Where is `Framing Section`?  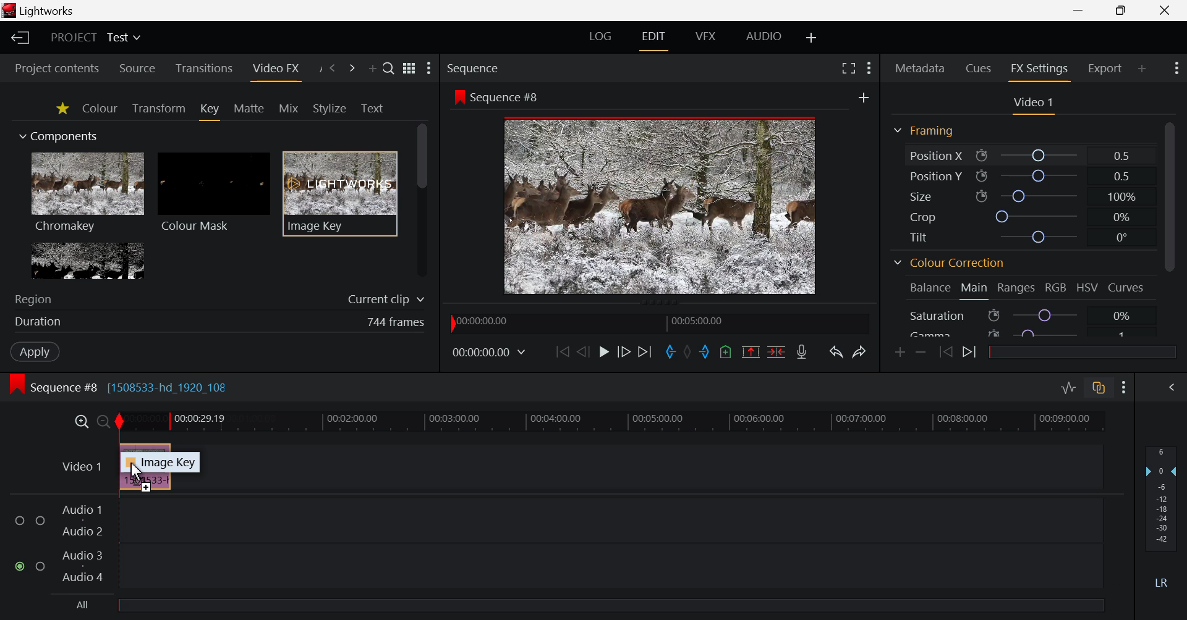 Framing Section is located at coordinates (926, 134).